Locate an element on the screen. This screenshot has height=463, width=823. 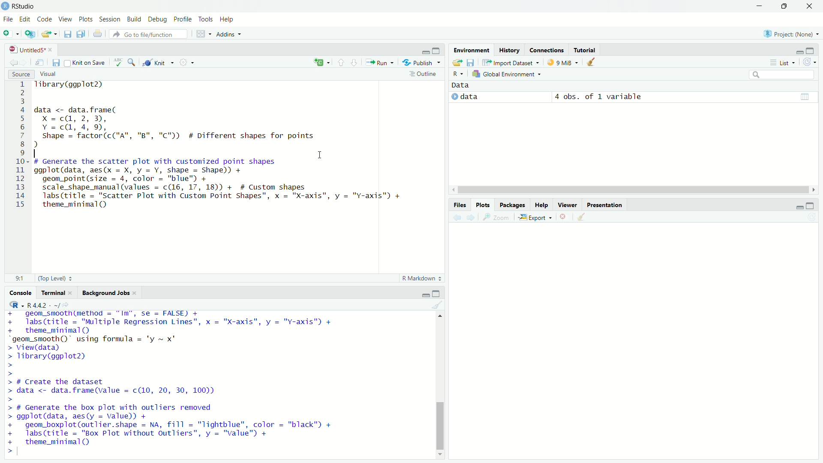
Tutorial is located at coordinates (585, 49).